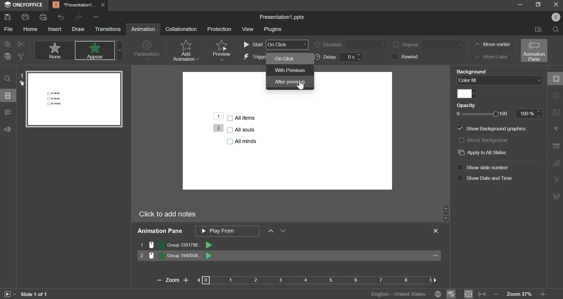  Describe the element at coordinates (7, 44) in the screenshot. I see `copy` at that location.